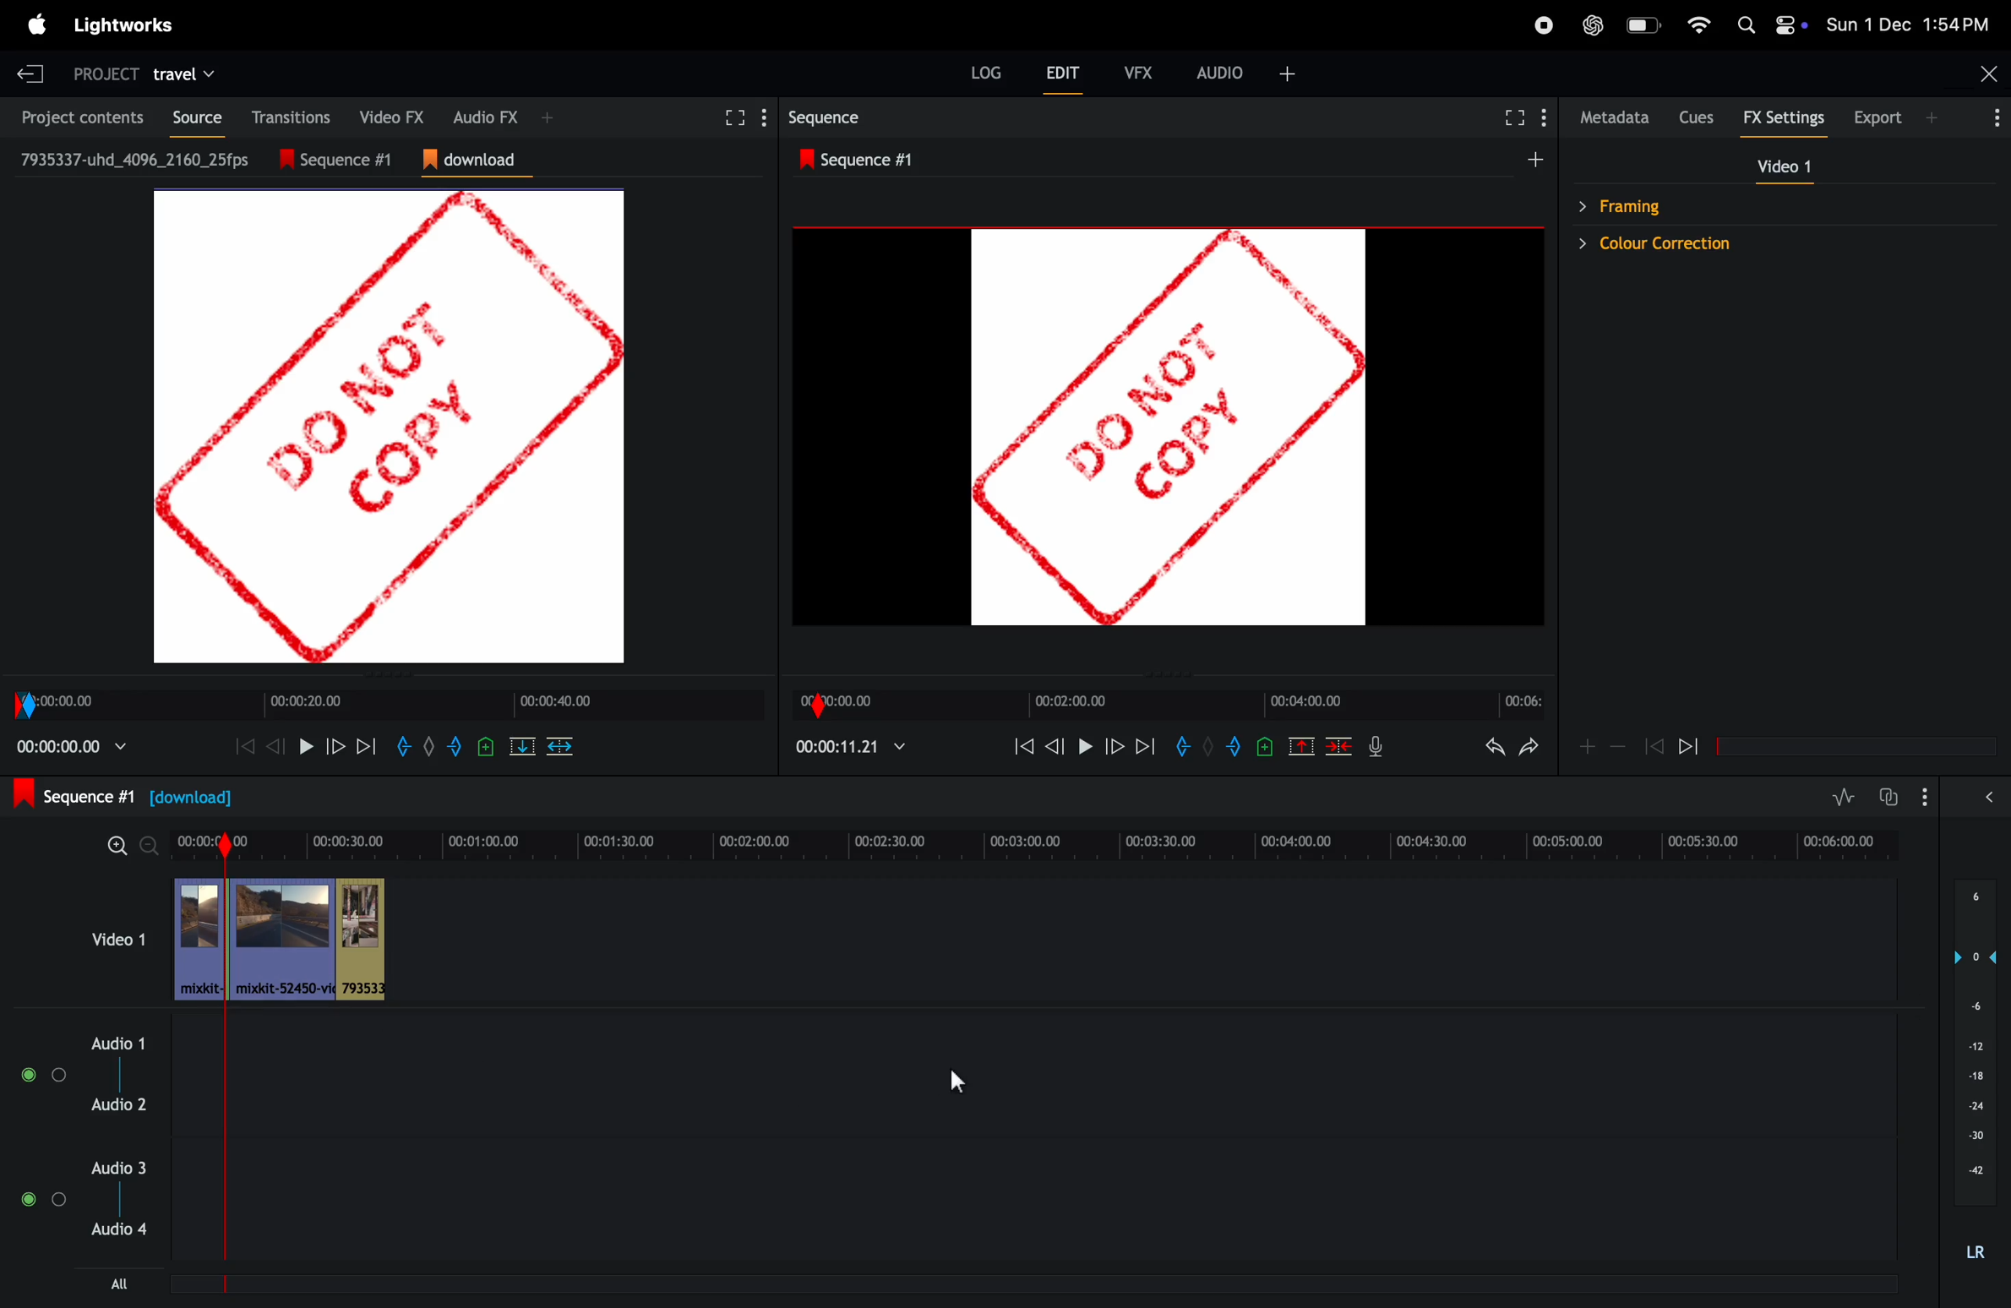 The image size is (2011, 1308). What do you see at coordinates (388, 706) in the screenshot?
I see `time frame` at bounding box center [388, 706].